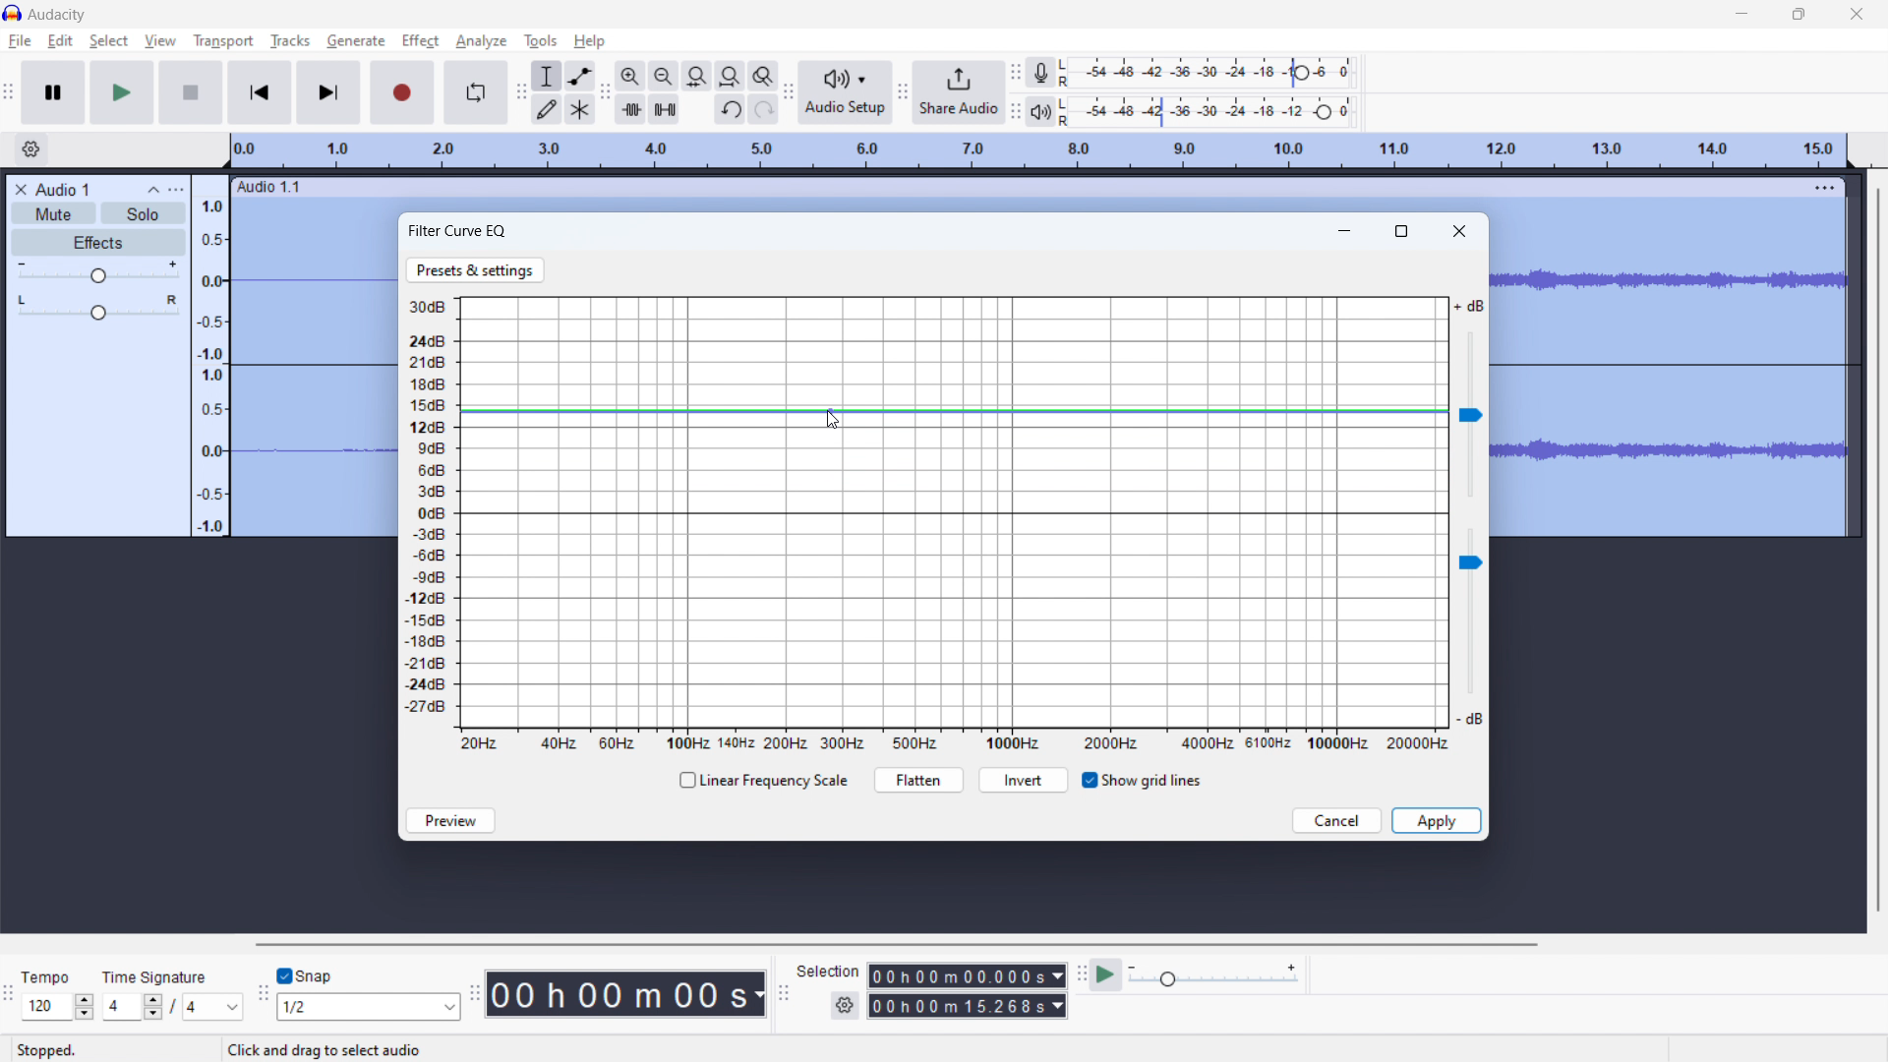  Describe the element at coordinates (53, 212) in the screenshot. I see `mute` at that location.